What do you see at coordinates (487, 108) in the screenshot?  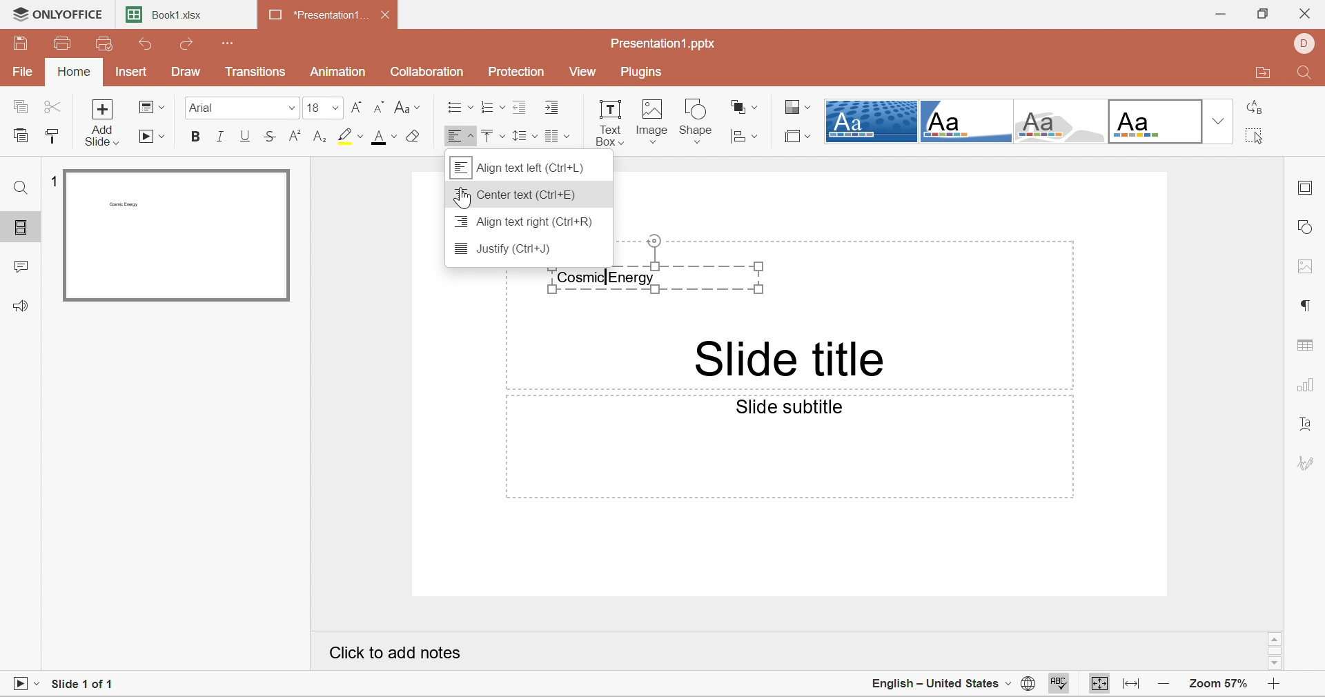 I see `Numbering` at bounding box center [487, 108].